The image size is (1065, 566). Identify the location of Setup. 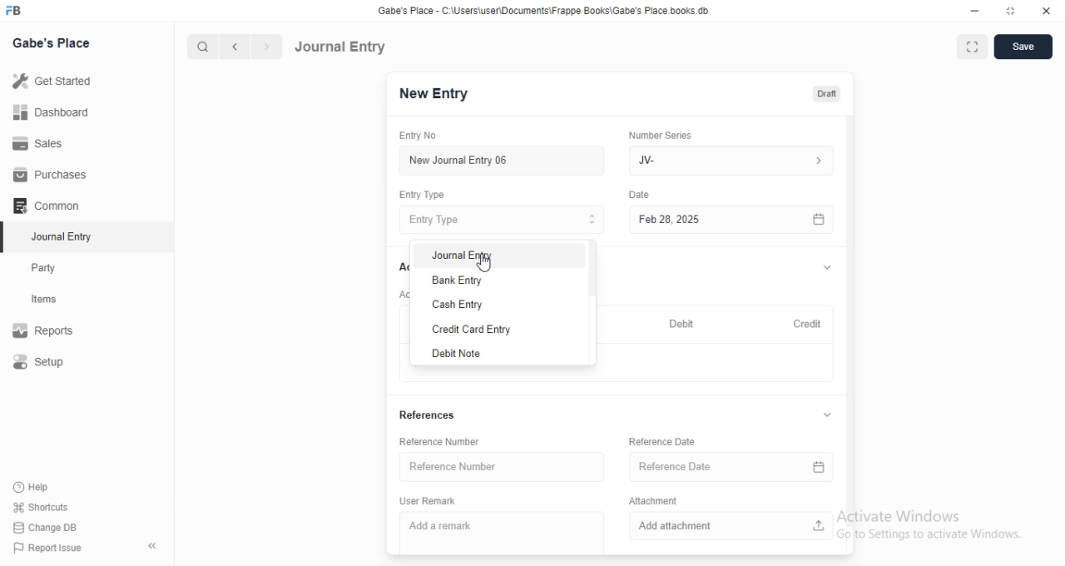
(55, 363).